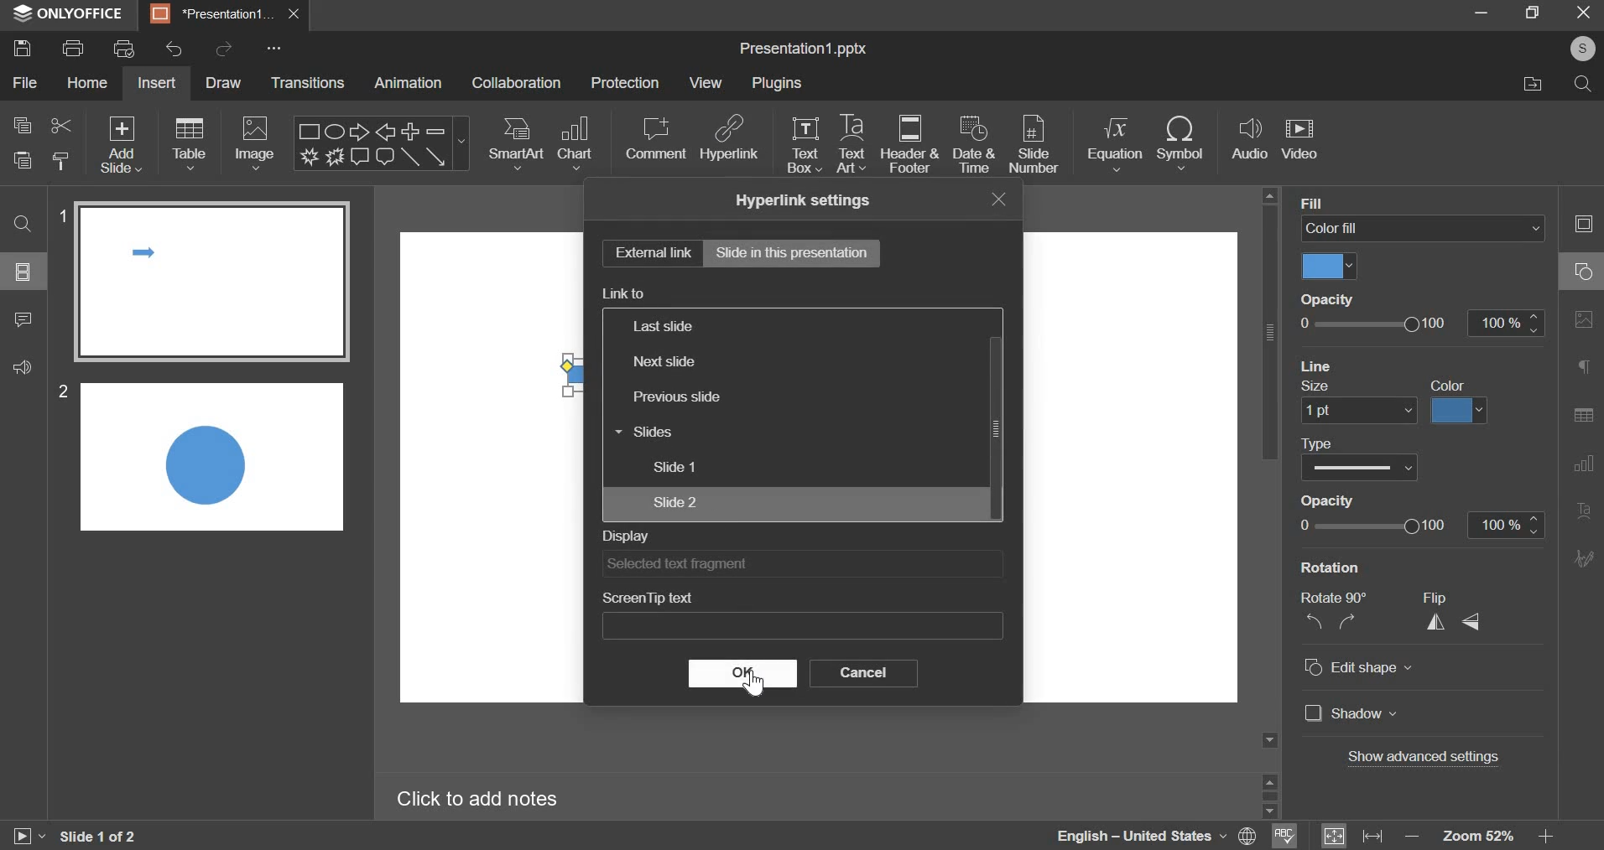 Image resolution: width=1604 pixels, height=850 pixels. I want to click on insert equation, so click(1116, 144).